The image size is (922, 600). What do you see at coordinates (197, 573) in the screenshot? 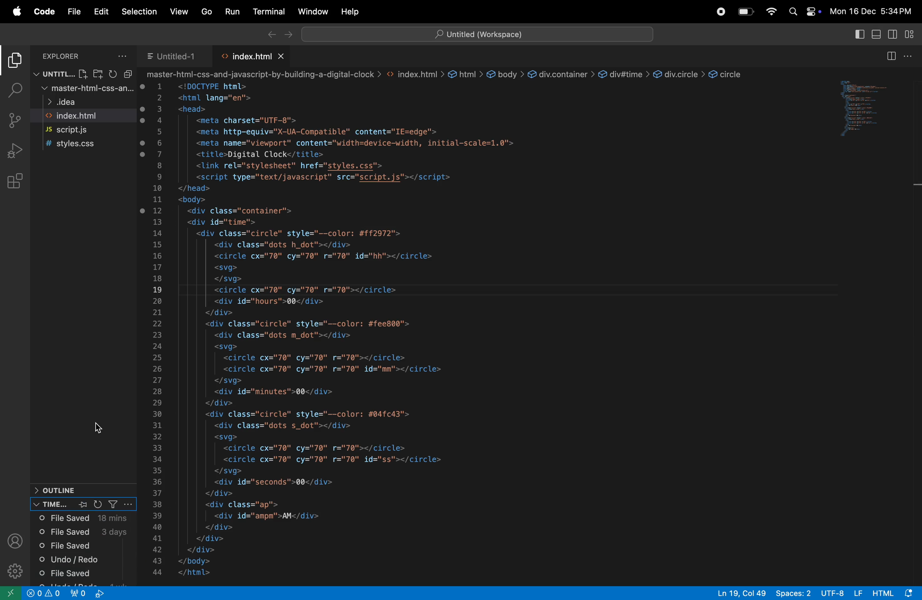
I see `</html>` at bounding box center [197, 573].